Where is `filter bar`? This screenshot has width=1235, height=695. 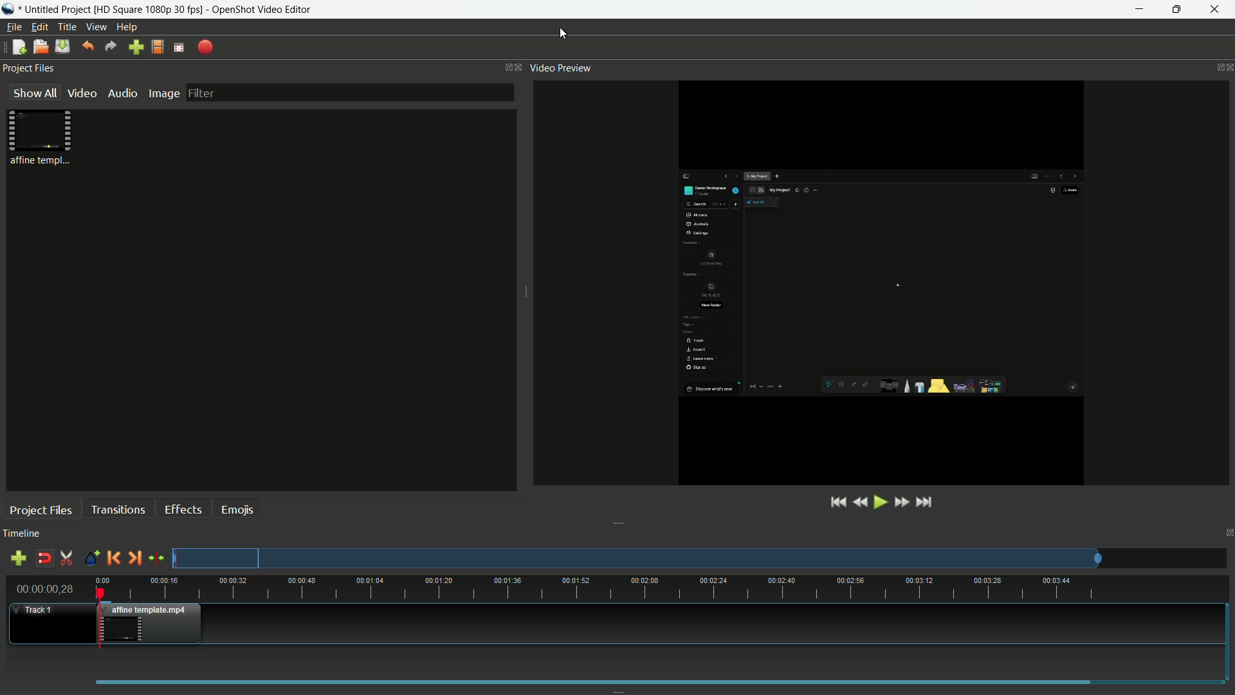
filter bar is located at coordinates (349, 92).